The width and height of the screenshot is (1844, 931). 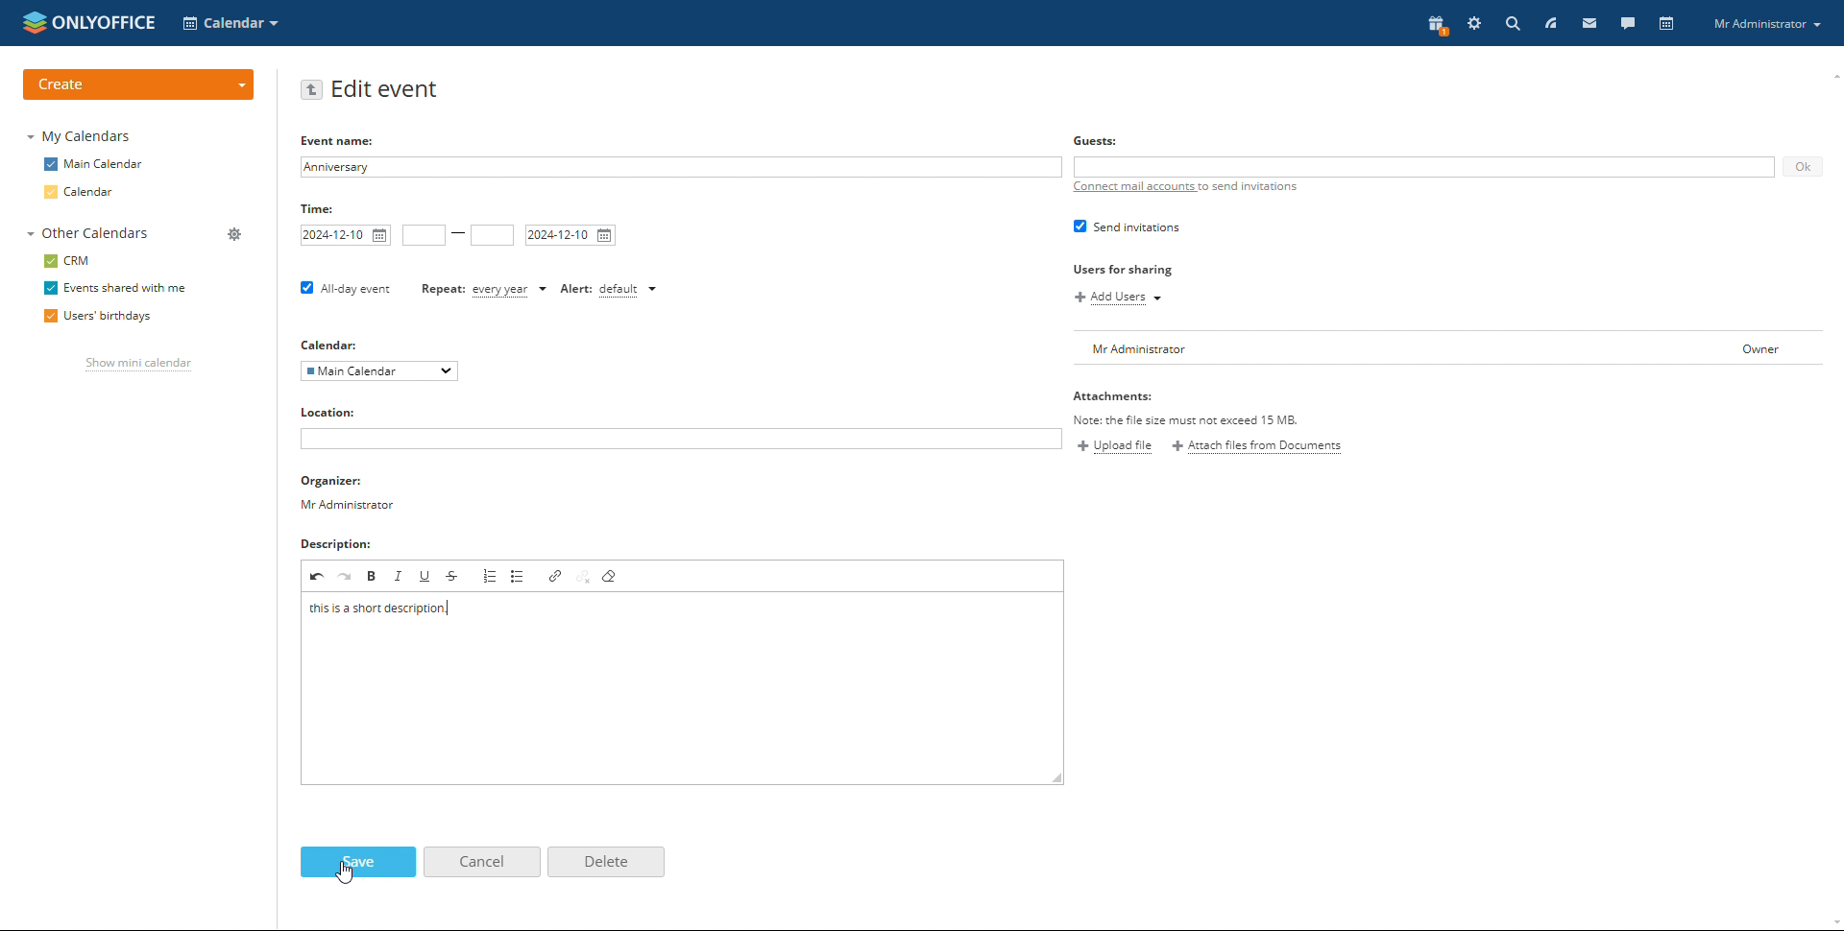 I want to click on unpin, so click(x=584, y=575).